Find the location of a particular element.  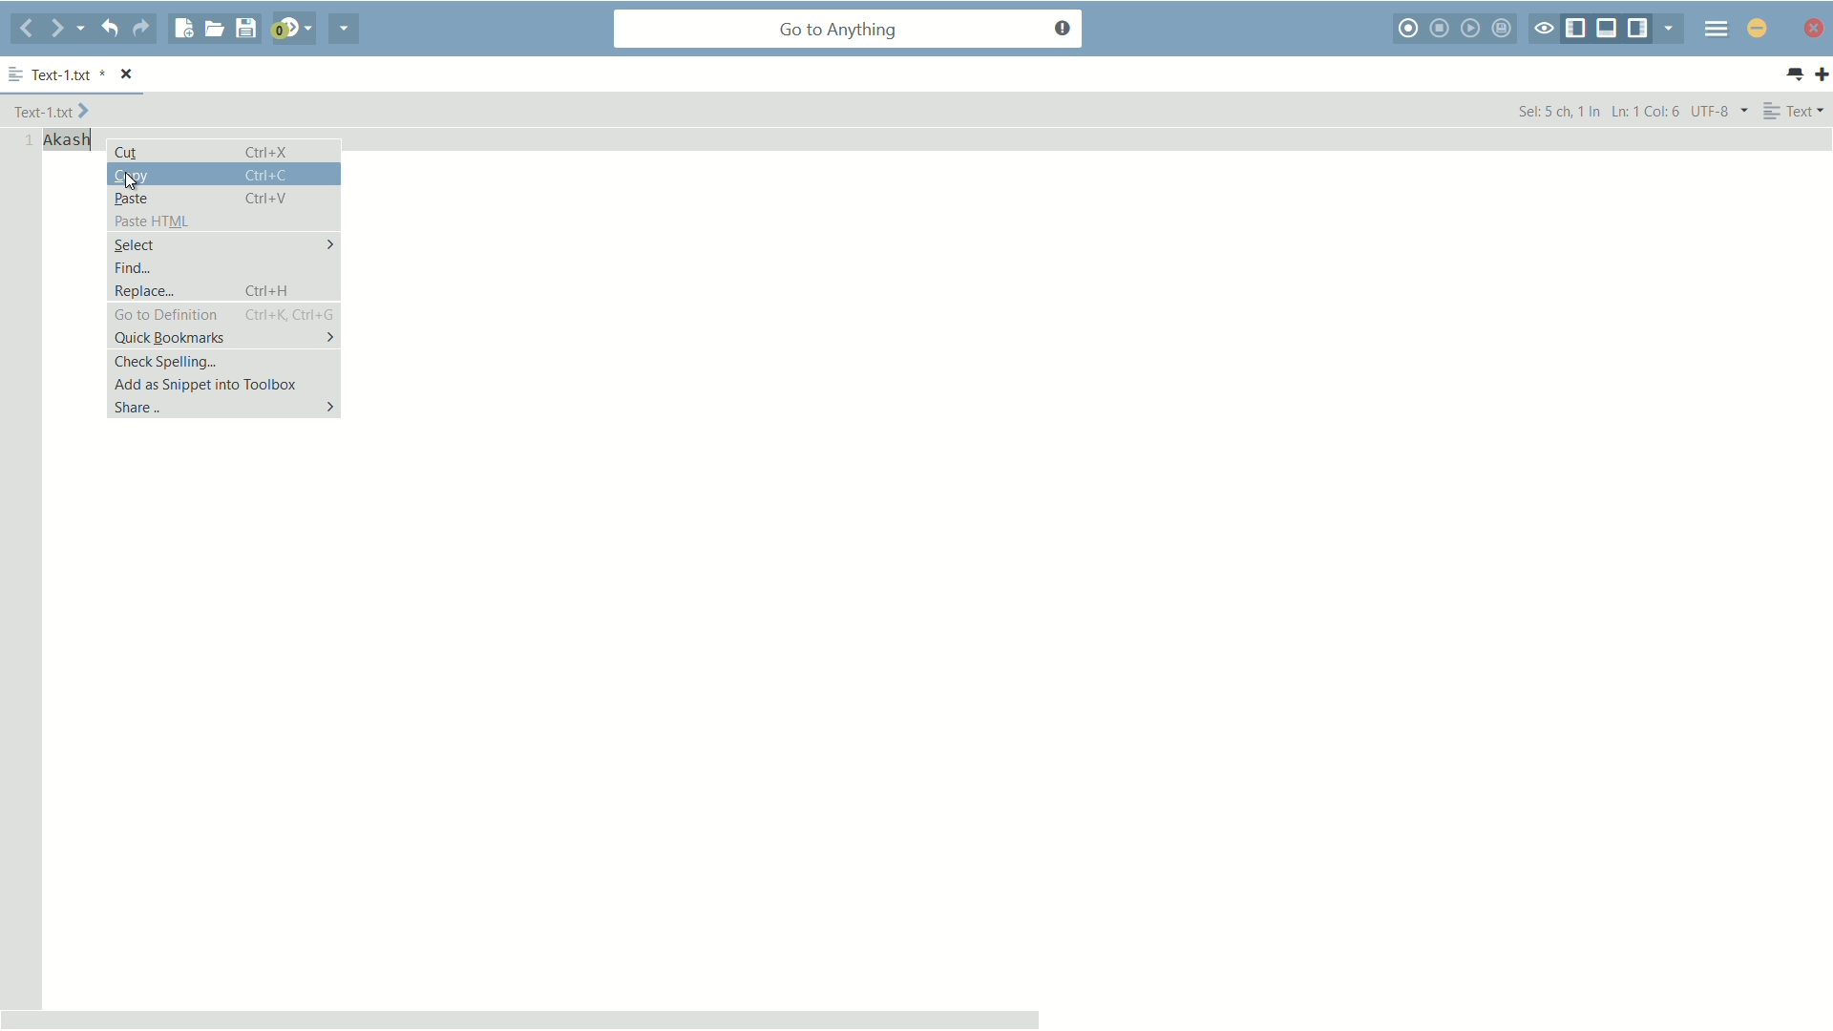

show specific sidebar/tab is located at coordinates (1674, 29).